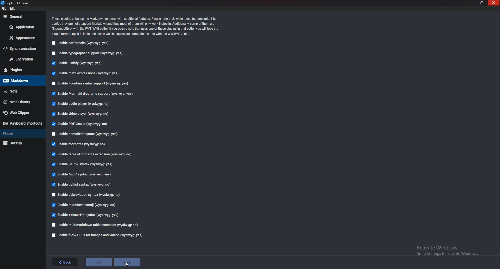 The image size is (500, 269). Describe the element at coordinates (22, 38) in the screenshot. I see `Appearance` at that location.